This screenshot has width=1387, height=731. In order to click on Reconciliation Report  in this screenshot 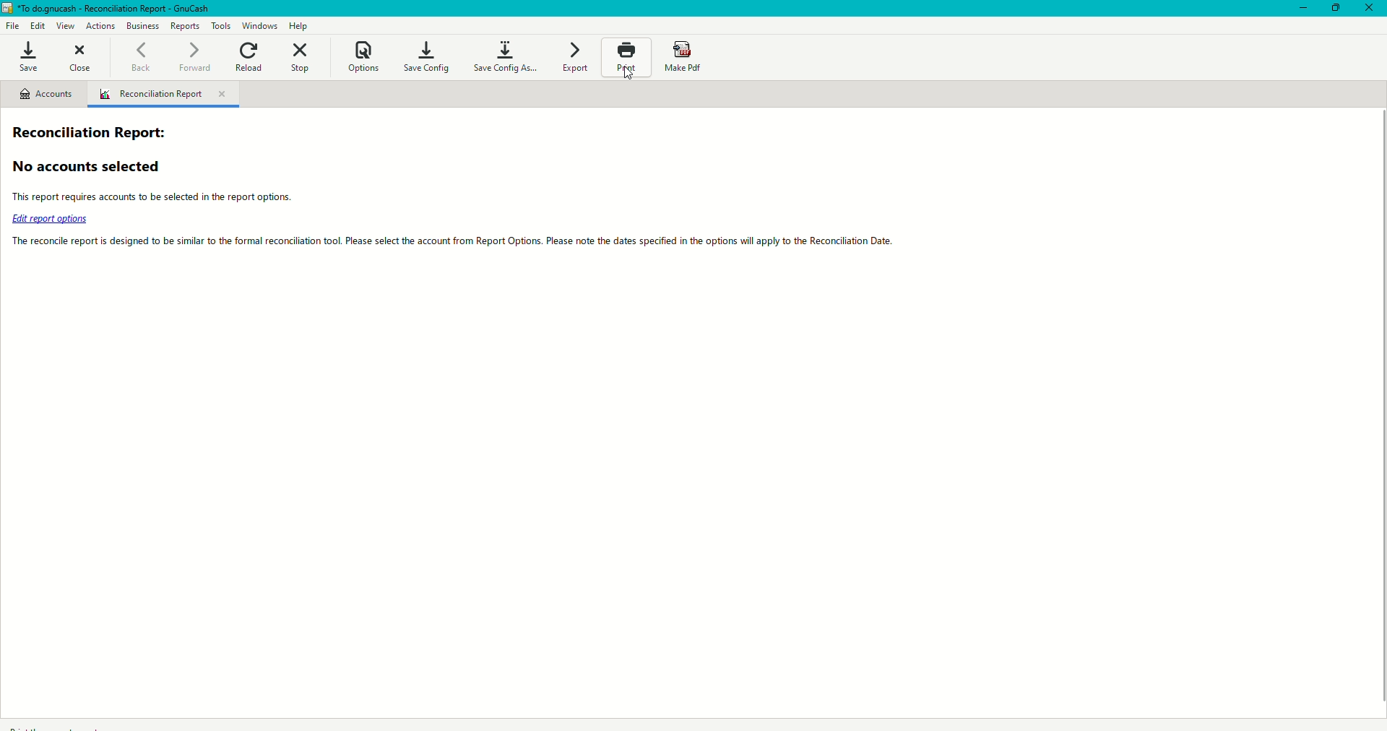, I will do `click(98, 132)`.